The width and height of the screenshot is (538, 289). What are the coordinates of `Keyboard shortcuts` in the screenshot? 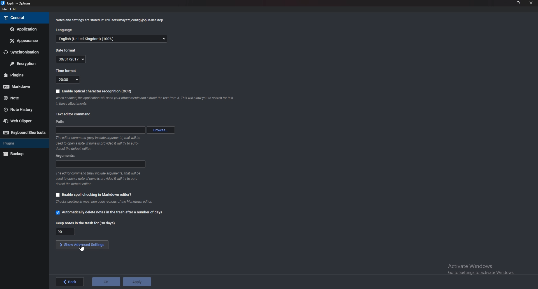 It's located at (24, 132).